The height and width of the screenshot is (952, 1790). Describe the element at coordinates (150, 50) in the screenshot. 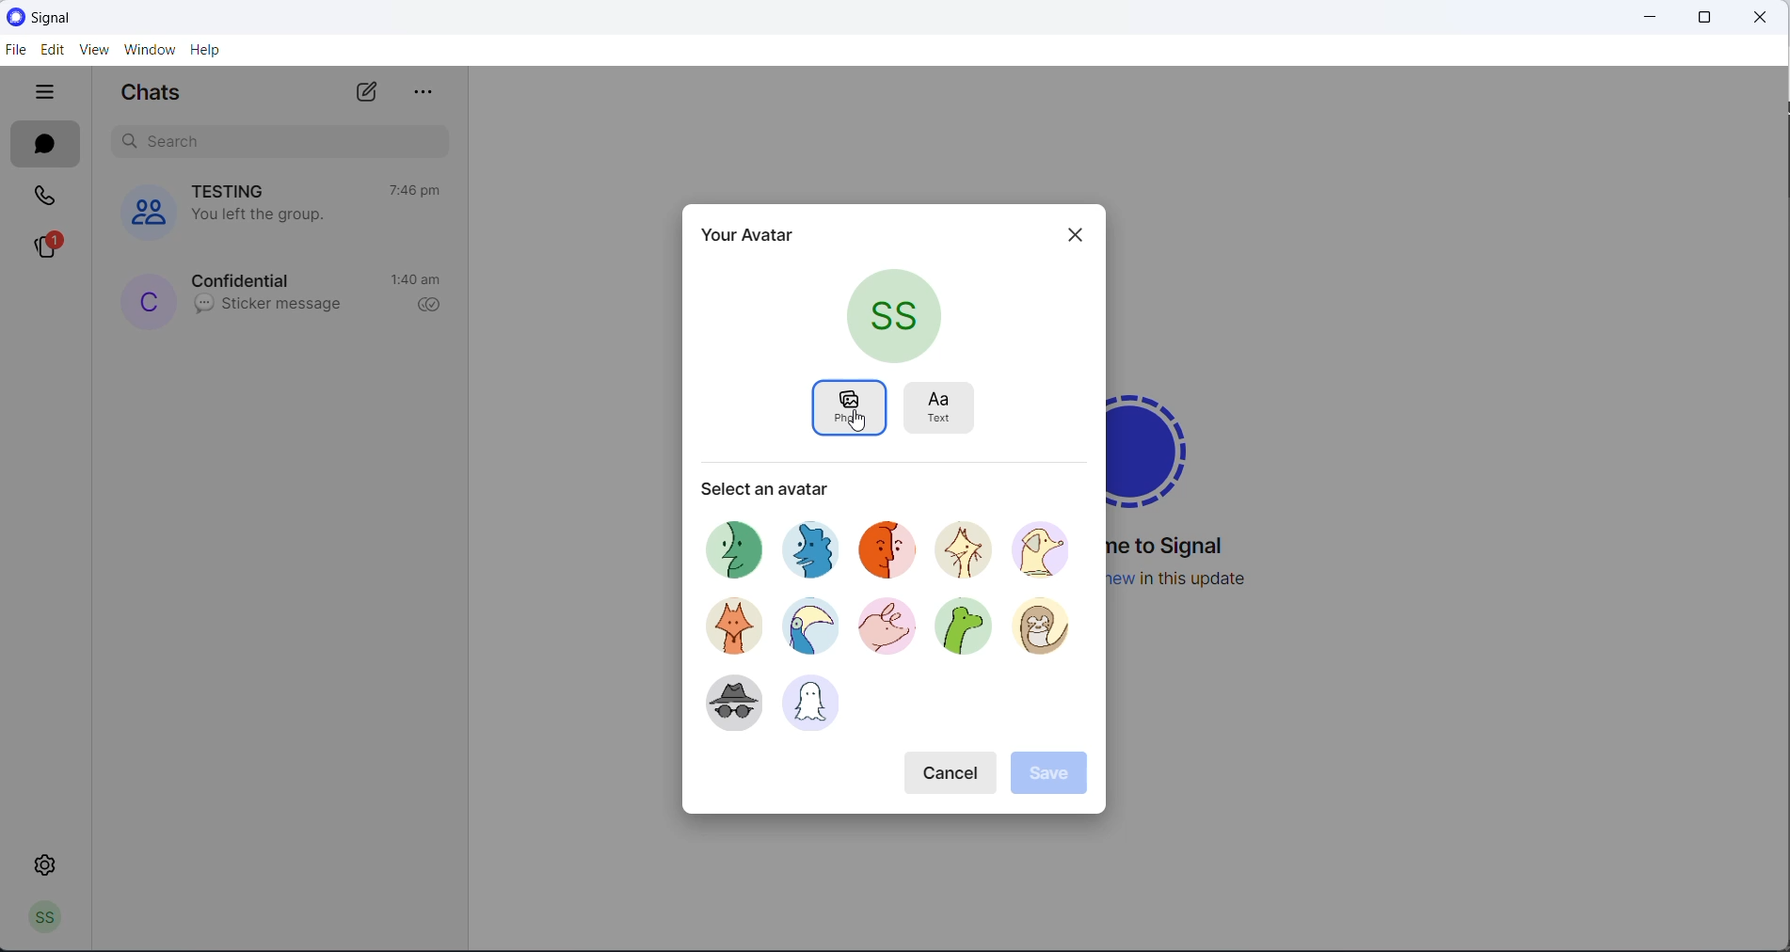

I see `WINDOW` at that location.